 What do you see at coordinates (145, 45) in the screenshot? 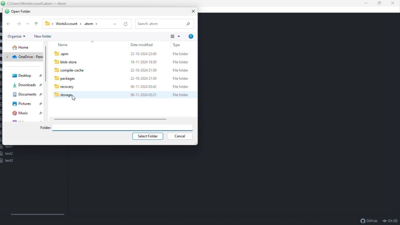
I see `Date modified` at bounding box center [145, 45].